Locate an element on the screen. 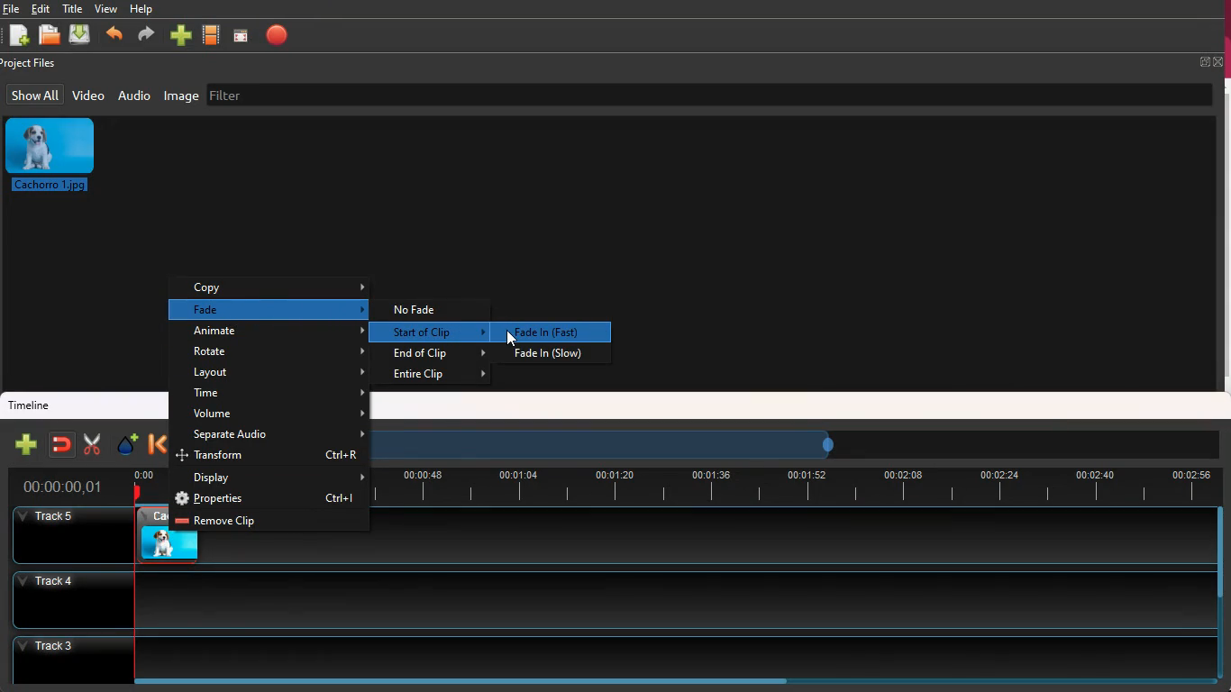 This screenshot has width=1231, height=692. screen is located at coordinates (244, 35).